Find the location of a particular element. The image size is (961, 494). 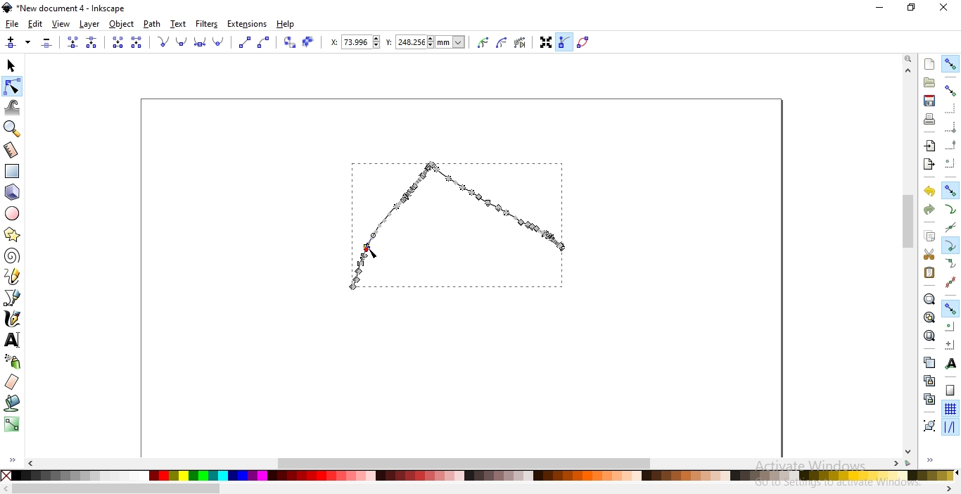

erase existing paths is located at coordinates (12, 381).